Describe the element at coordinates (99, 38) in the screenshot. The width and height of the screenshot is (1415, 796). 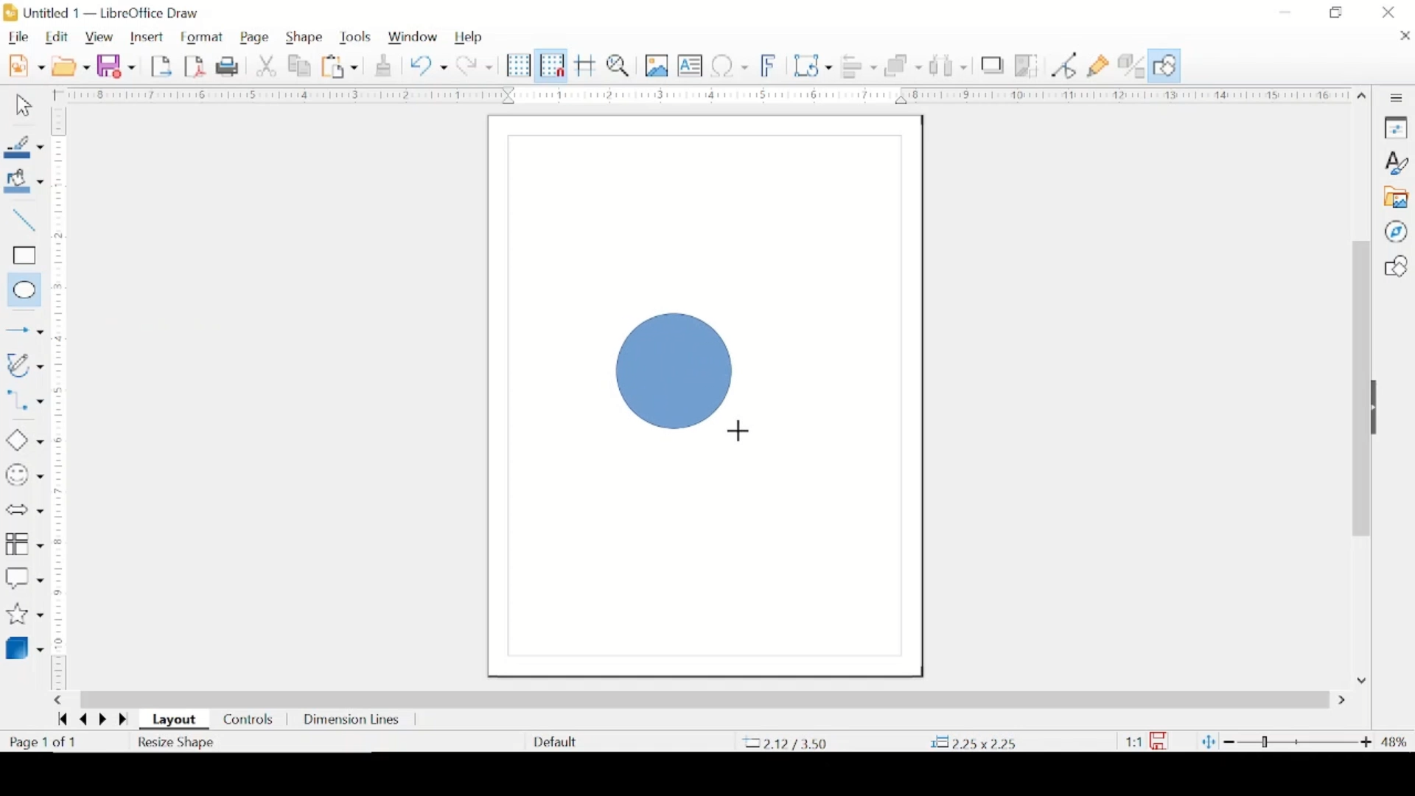
I see `view` at that location.